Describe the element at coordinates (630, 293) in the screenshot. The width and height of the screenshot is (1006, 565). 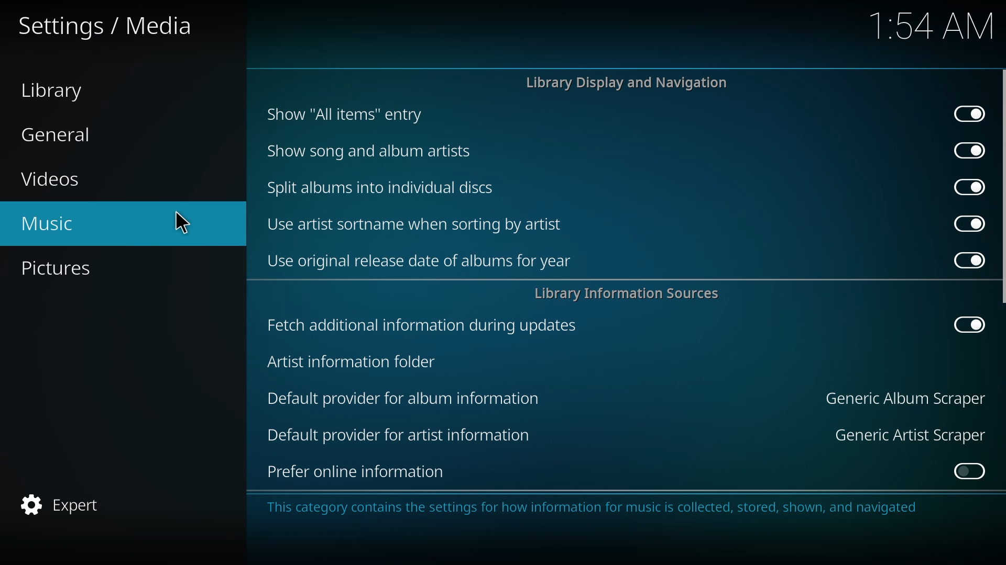
I see `library info sources` at that location.